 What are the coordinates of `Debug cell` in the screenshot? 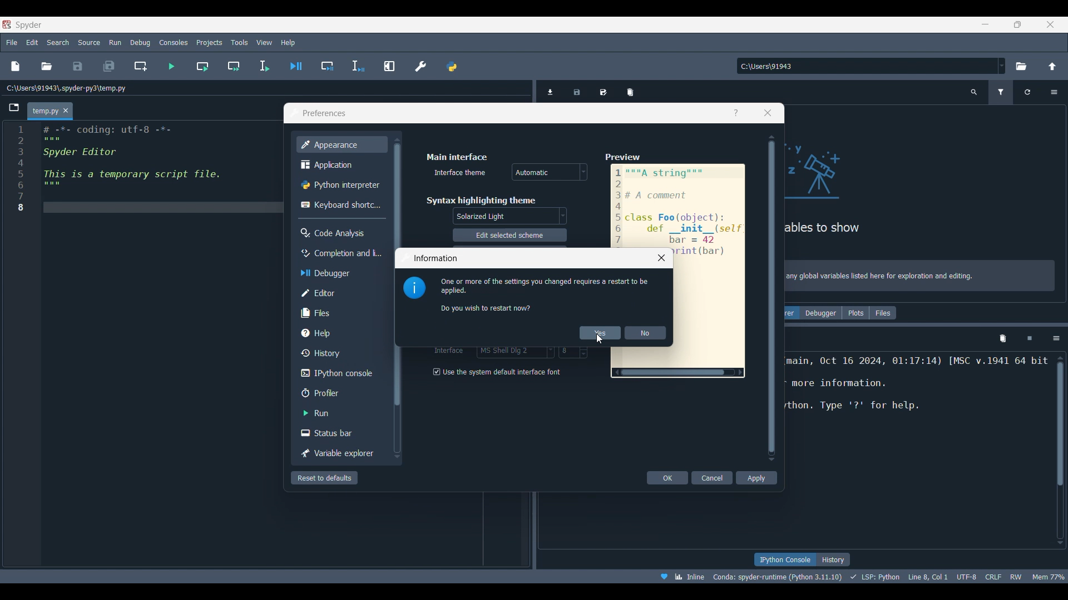 It's located at (327, 66).